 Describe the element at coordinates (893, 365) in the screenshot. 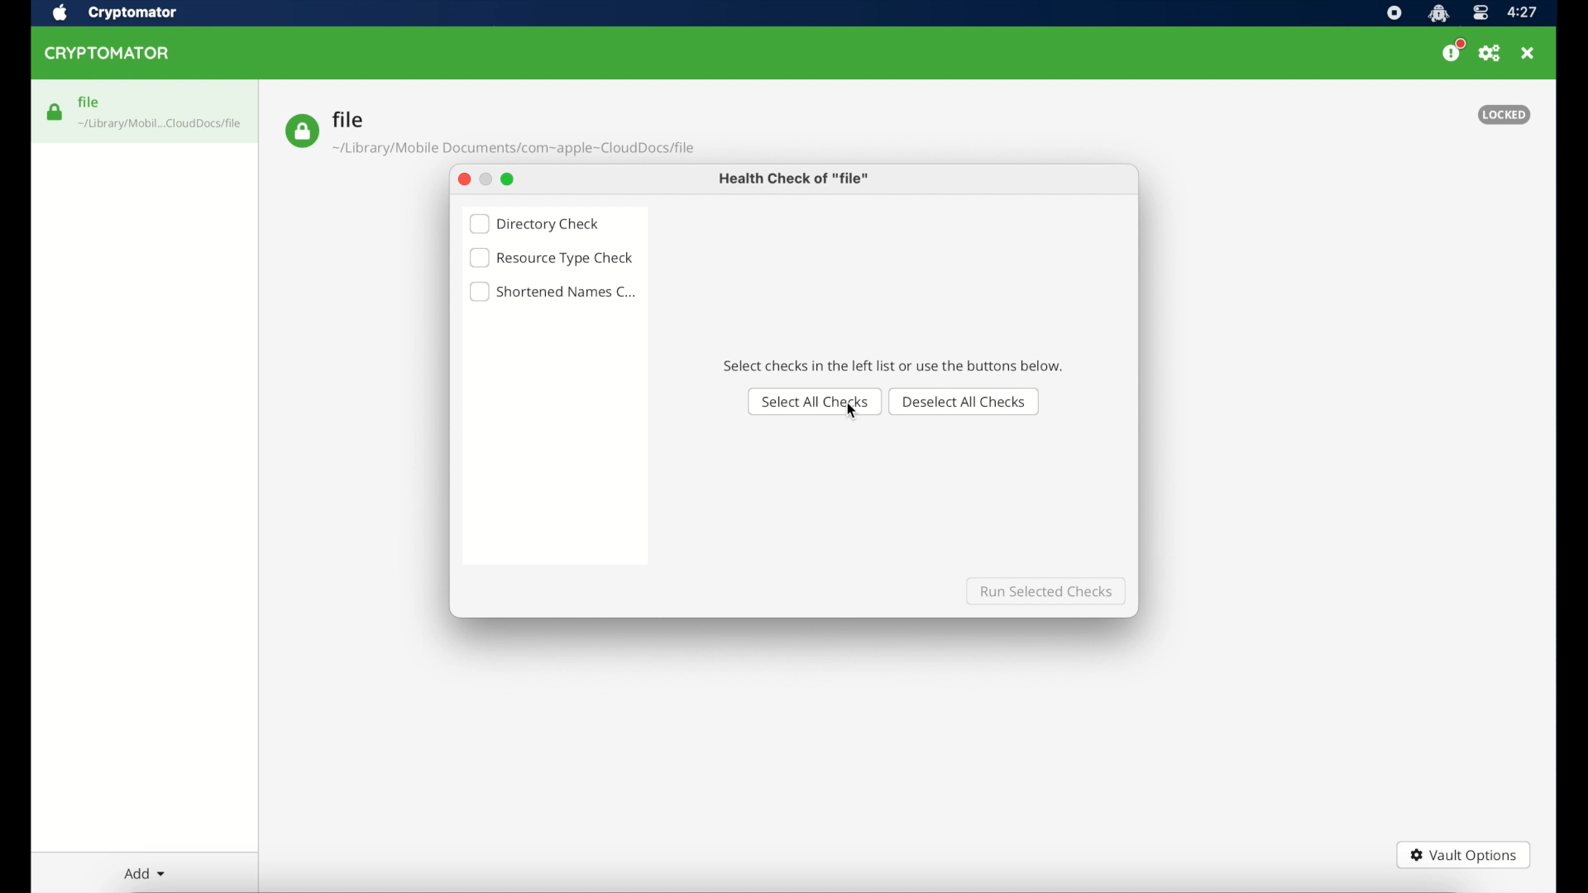

I see `Select checks in the left list or use the buttons below.` at that location.